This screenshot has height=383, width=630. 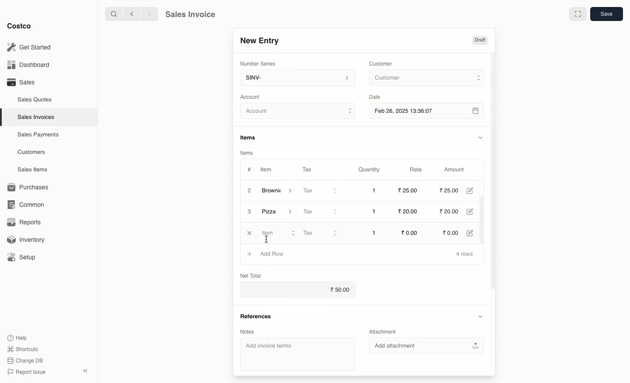 What do you see at coordinates (410, 190) in the screenshot?
I see `25.00` at bounding box center [410, 190].